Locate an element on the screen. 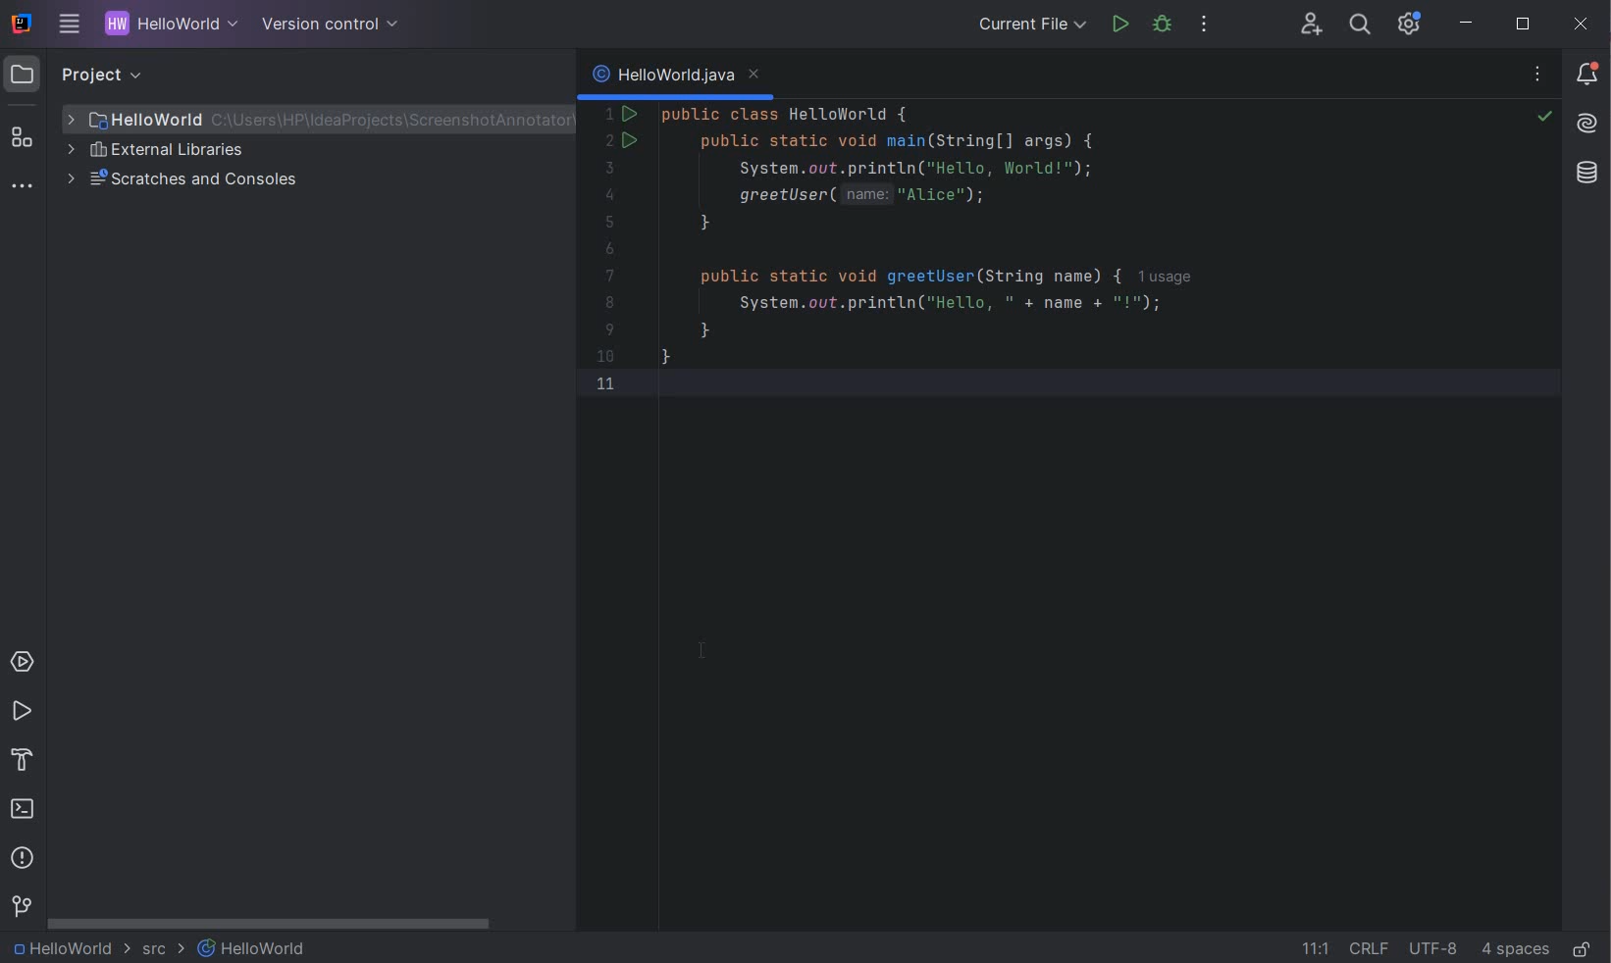  database is located at coordinates (1586, 173).